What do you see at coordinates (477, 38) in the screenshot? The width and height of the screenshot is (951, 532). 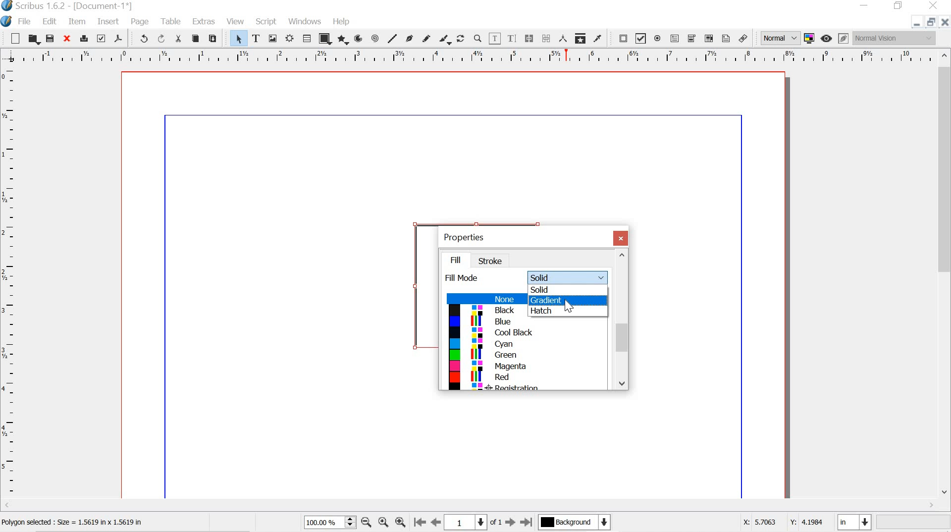 I see `zoom in or zoom out` at bounding box center [477, 38].